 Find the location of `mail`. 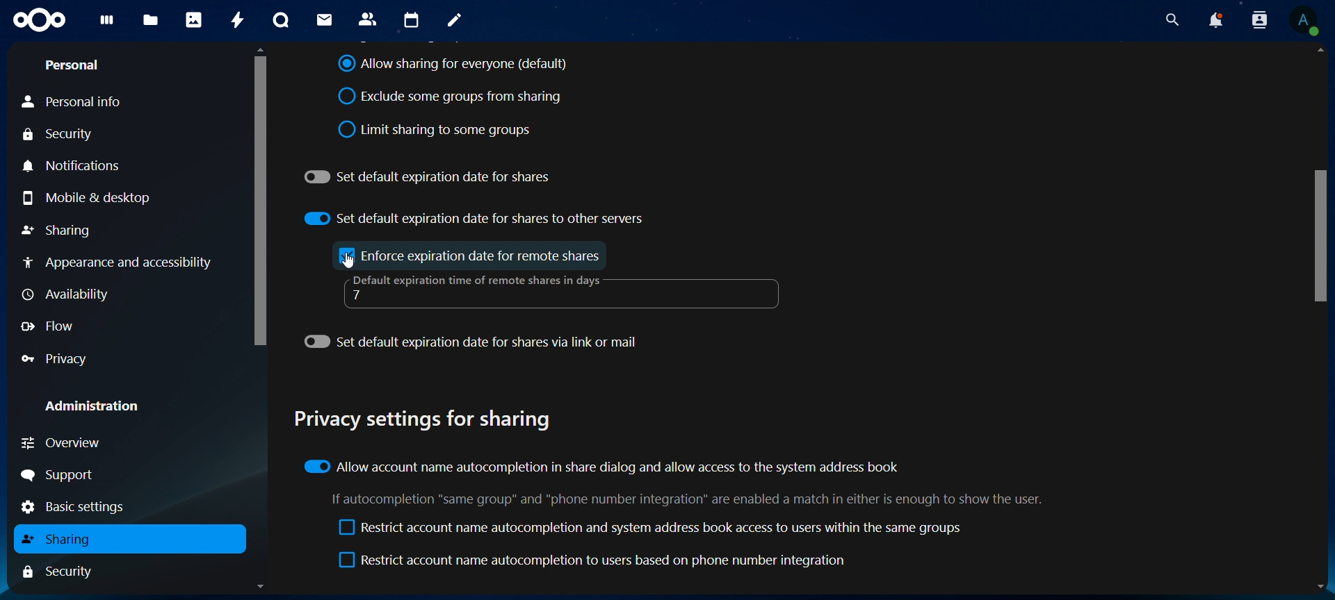

mail is located at coordinates (325, 18).